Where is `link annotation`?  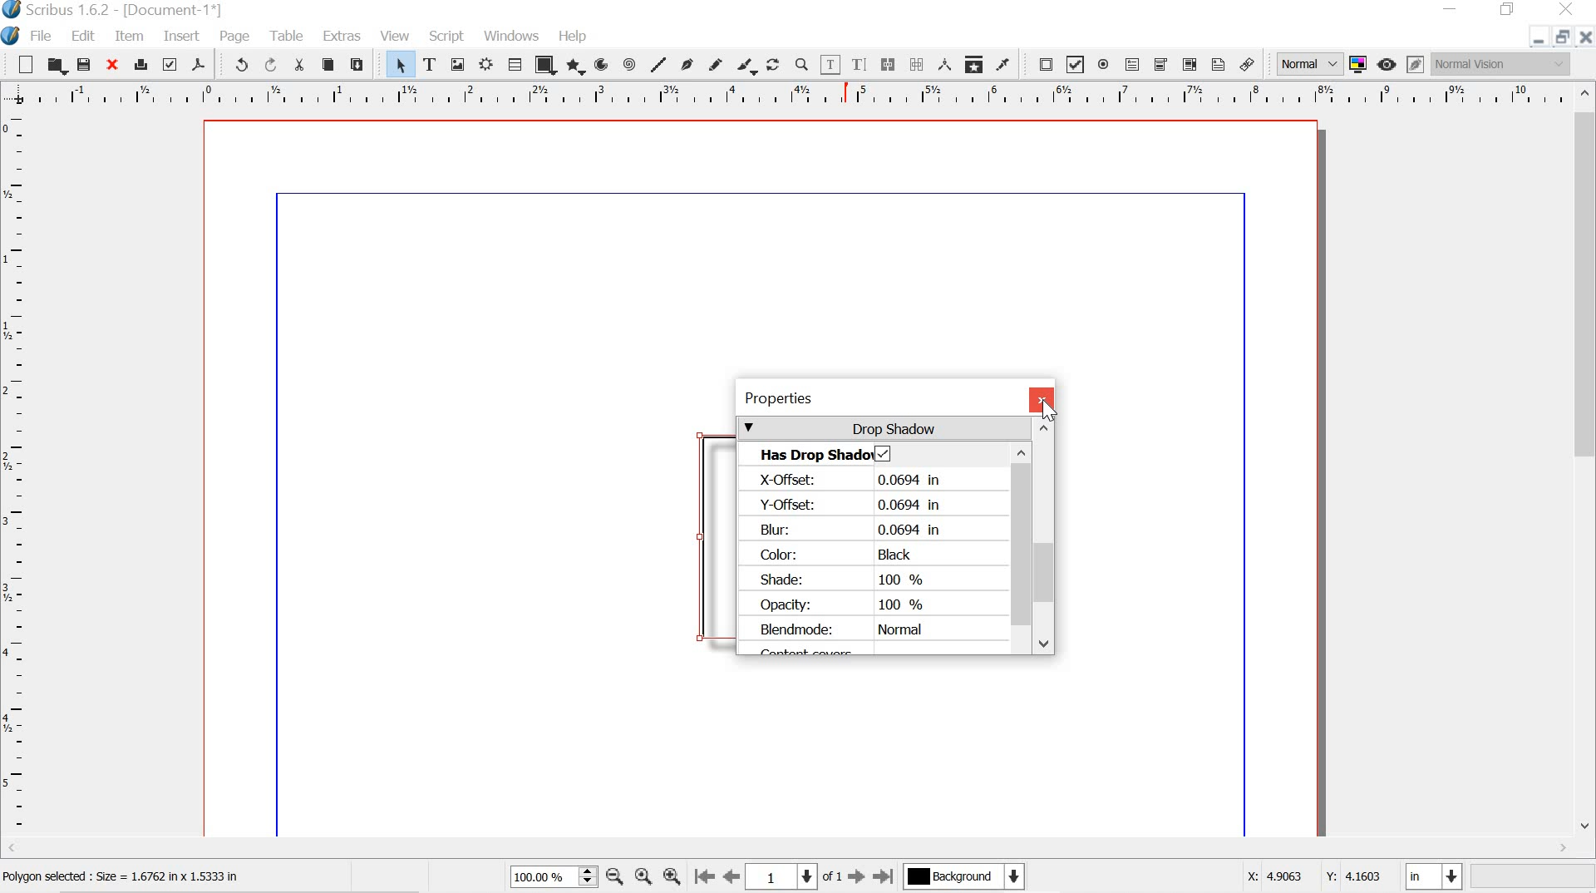
link annotation is located at coordinates (1250, 64).